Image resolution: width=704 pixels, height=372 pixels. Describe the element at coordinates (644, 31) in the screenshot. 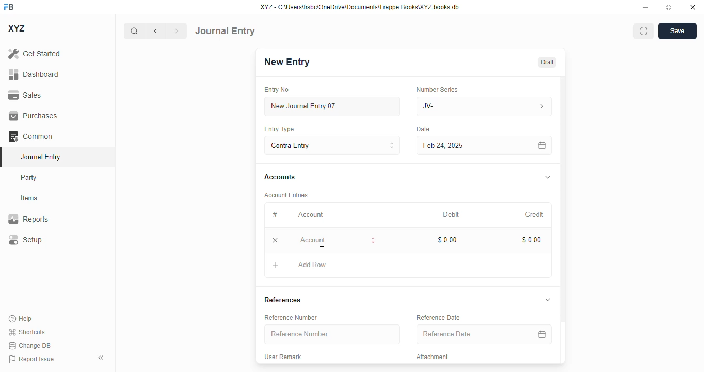

I see `maximise window` at that location.